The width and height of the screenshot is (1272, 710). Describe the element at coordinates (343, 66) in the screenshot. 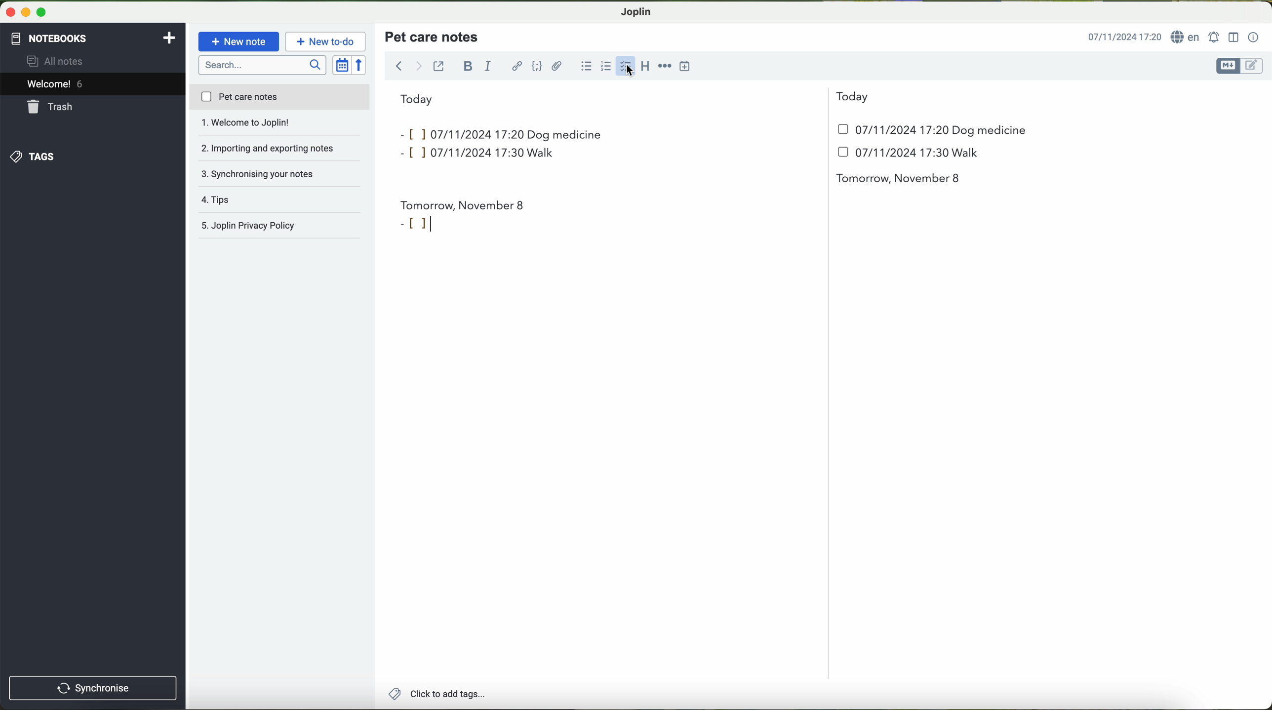

I see `toggle sort order field` at that location.